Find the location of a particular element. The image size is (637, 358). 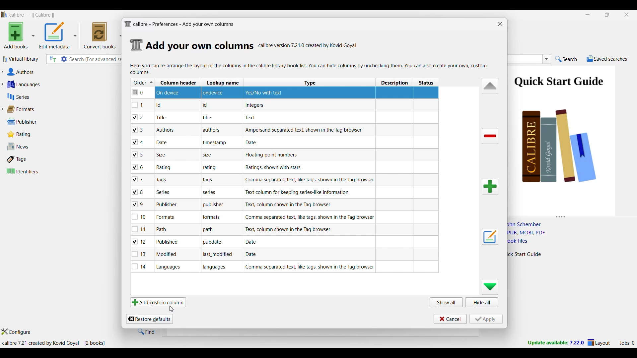

Note is located at coordinates (166, 129).